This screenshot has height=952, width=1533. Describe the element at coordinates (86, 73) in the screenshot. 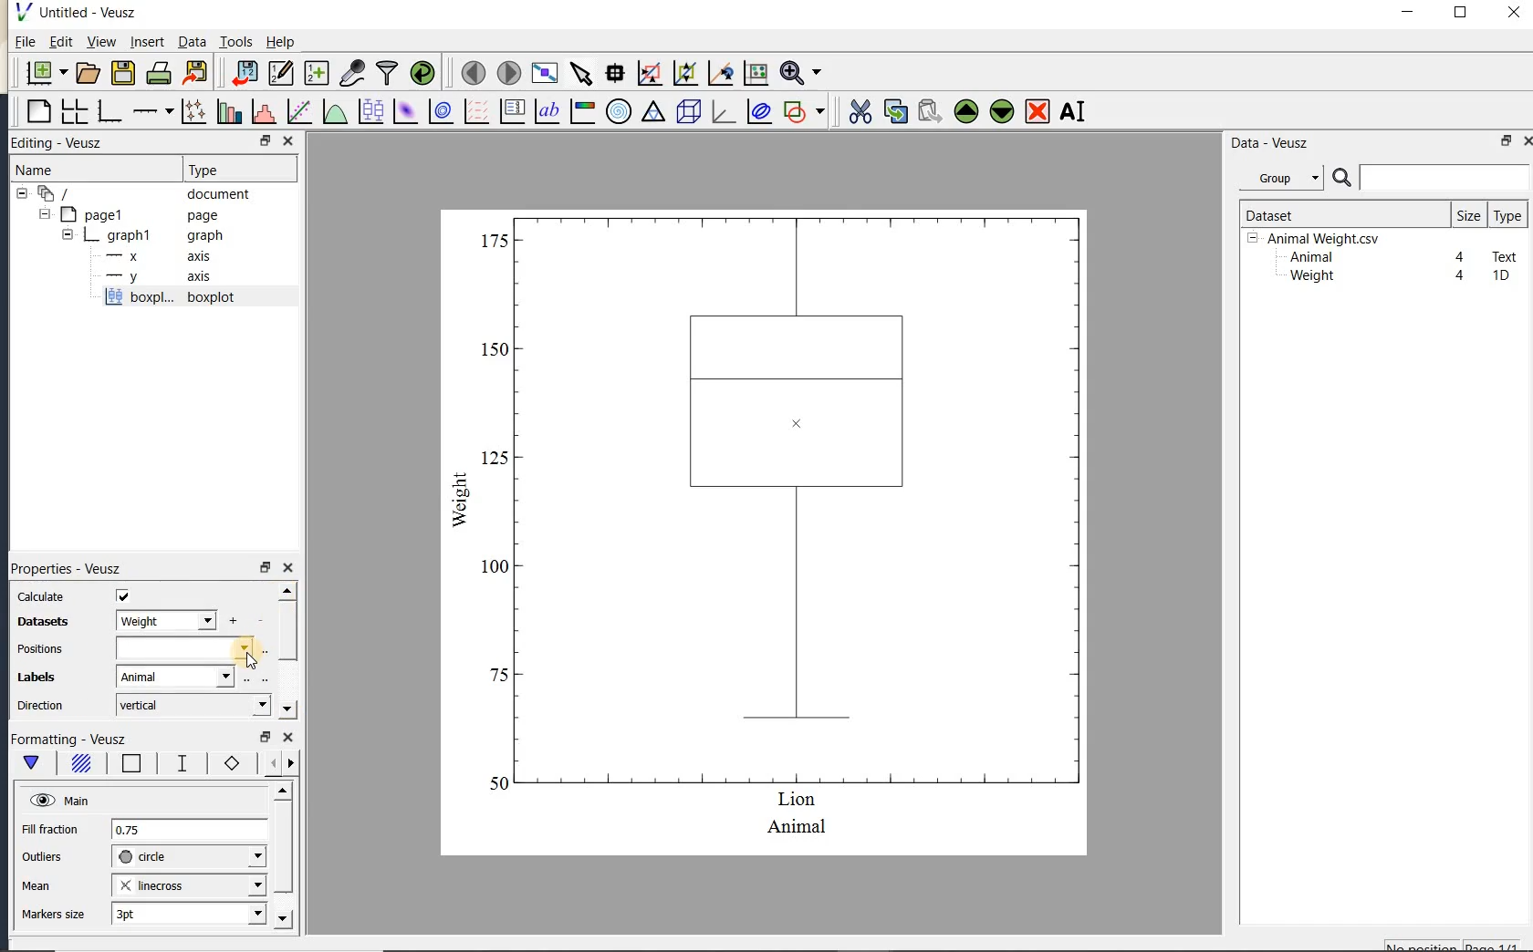

I see `open a document` at that location.